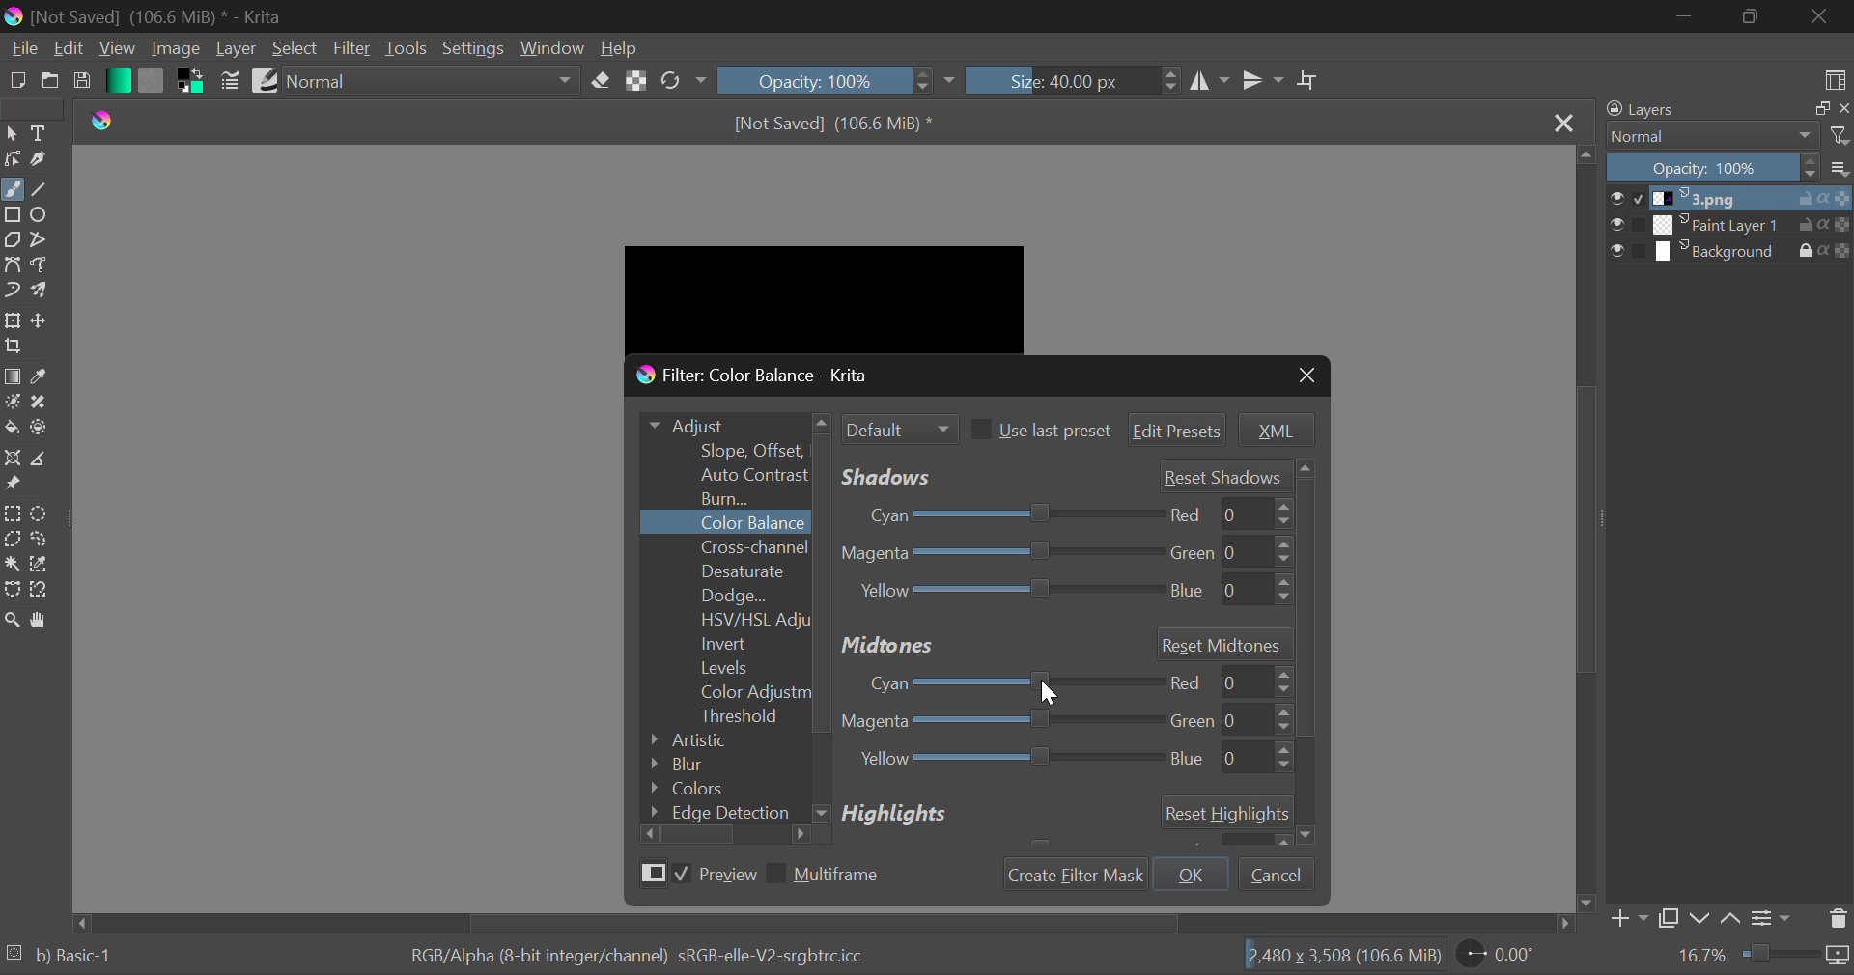 This screenshot has width=1854, height=975. Describe the element at coordinates (166, 14) in the screenshot. I see `[Not Saved] (106.6 MiB) * - Krita` at that location.